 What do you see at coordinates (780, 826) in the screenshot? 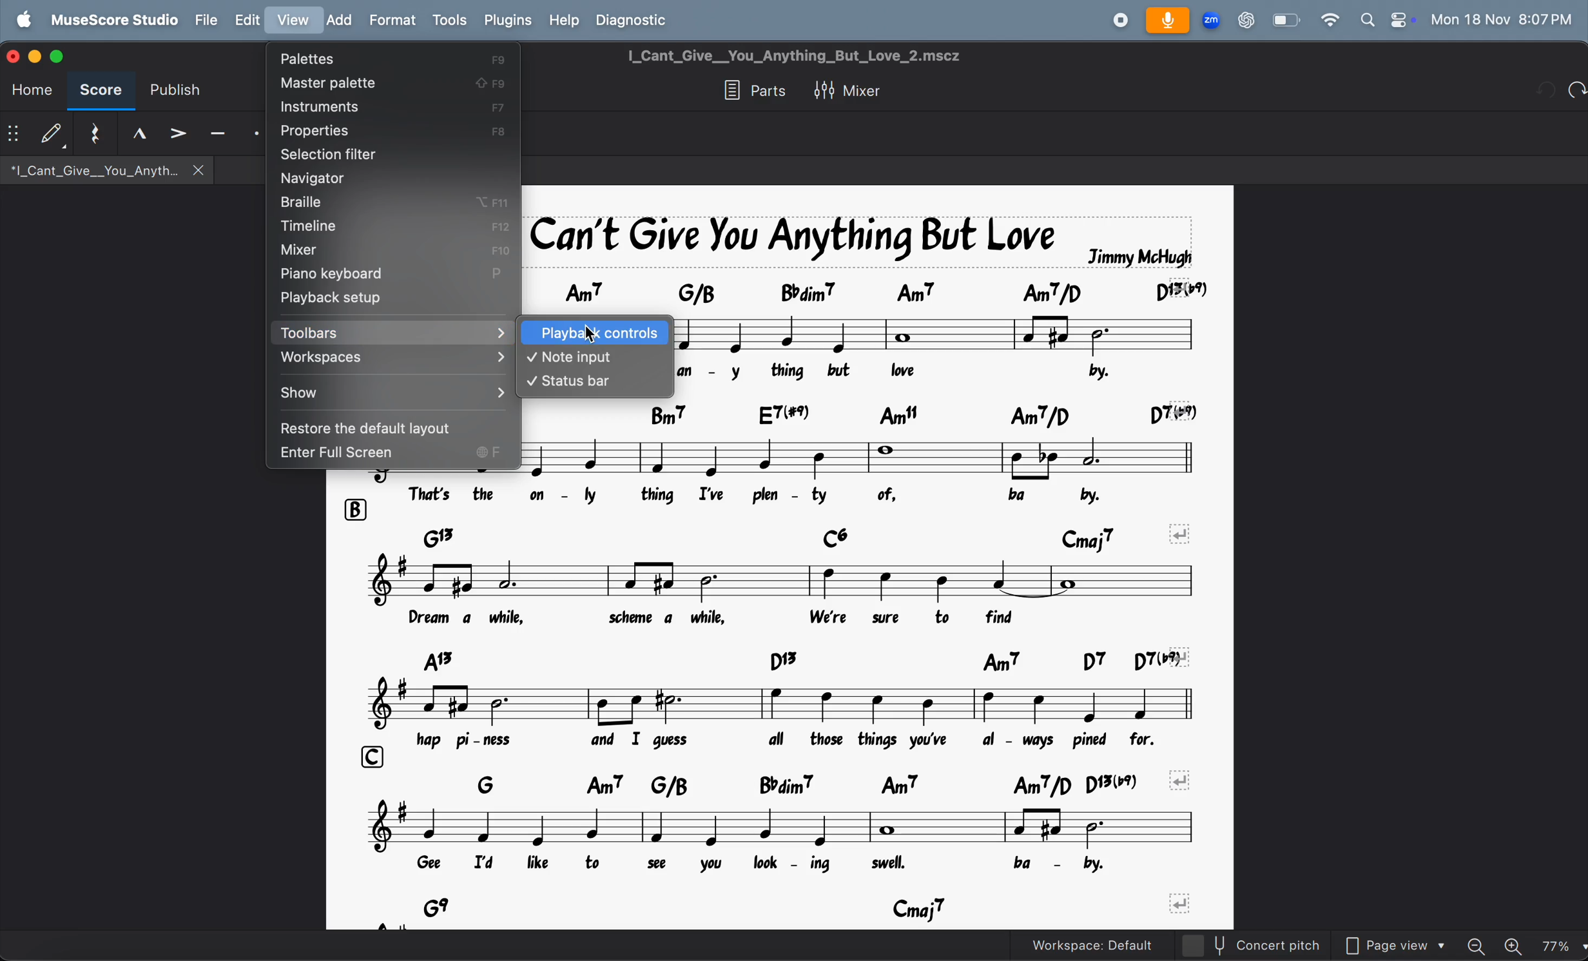
I see `notes` at bounding box center [780, 826].